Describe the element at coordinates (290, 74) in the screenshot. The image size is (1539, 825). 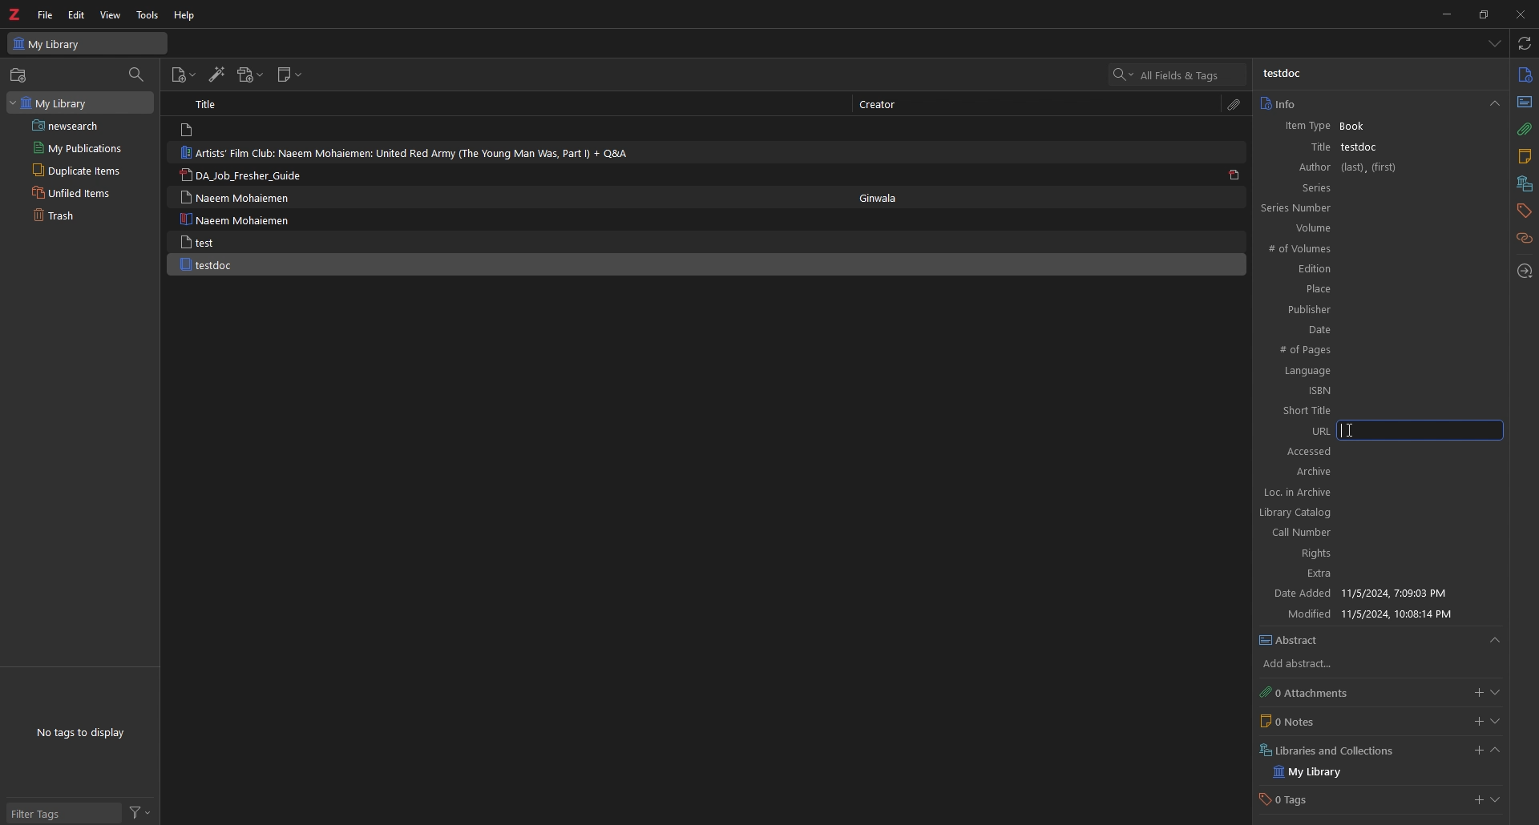
I see `new note` at that location.